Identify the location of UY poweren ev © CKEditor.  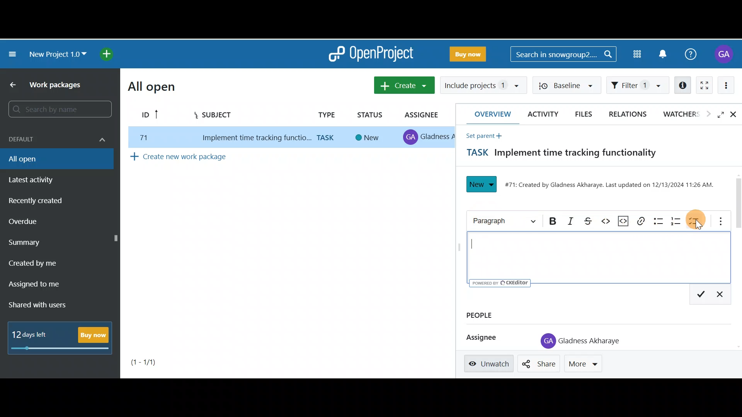
(500, 283).